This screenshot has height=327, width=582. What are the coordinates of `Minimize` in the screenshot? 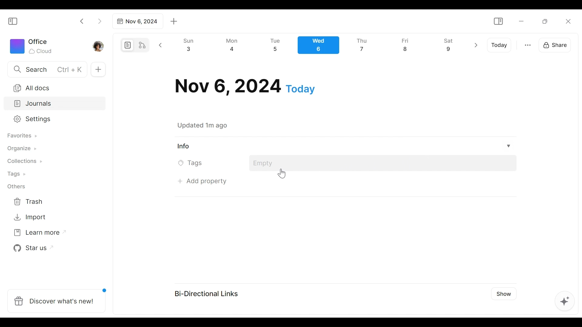 It's located at (521, 21).